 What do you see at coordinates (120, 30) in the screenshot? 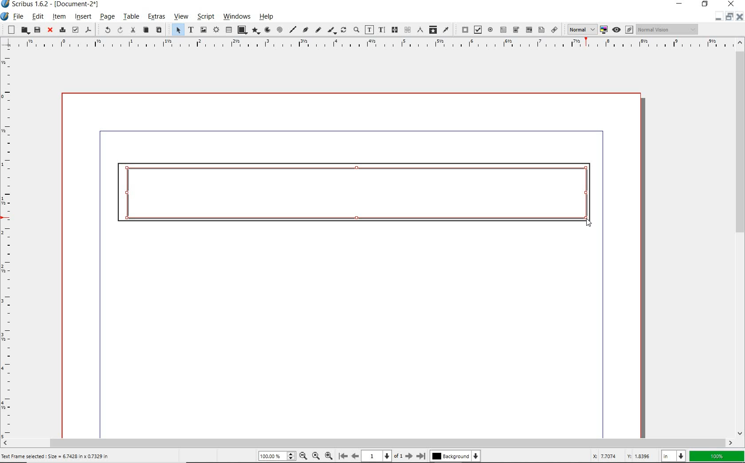
I see `redo` at bounding box center [120, 30].